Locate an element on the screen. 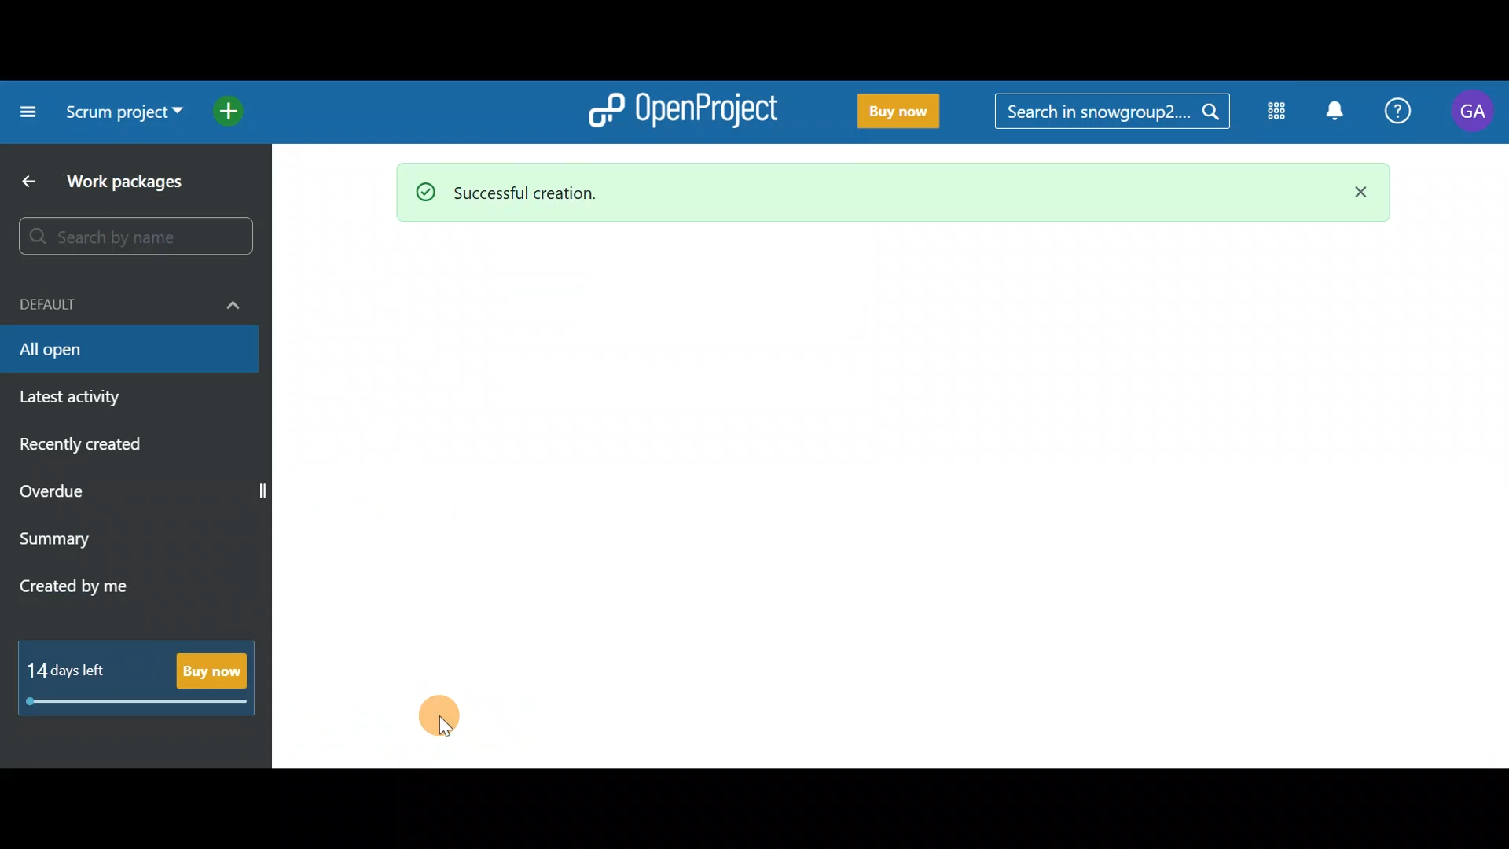 This screenshot has height=849, width=1509. Cursor is located at coordinates (449, 719).